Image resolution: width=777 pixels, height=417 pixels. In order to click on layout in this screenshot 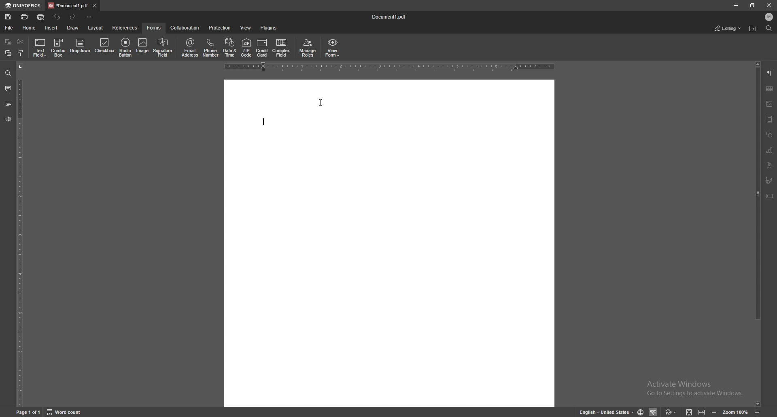, I will do `click(96, 27)`.